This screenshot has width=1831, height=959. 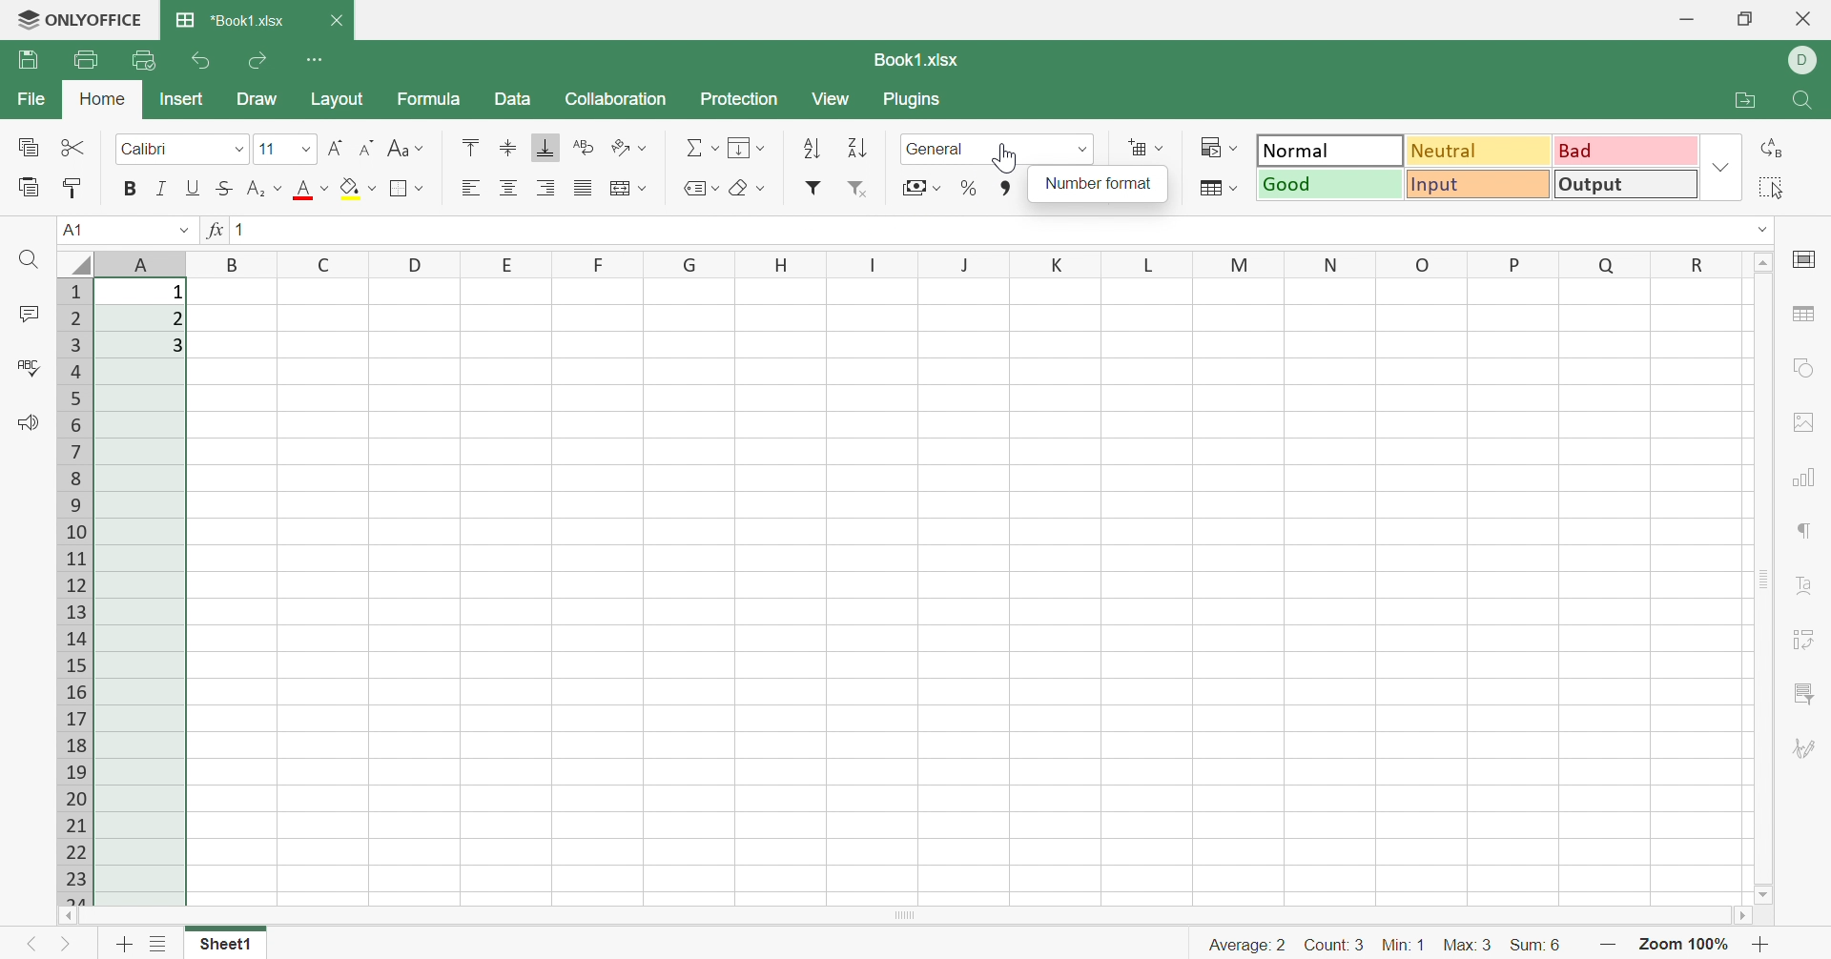 What do you see at coordinates (74, 231) in the screenshot?
I see `A1` at bounding box center [74, 231].